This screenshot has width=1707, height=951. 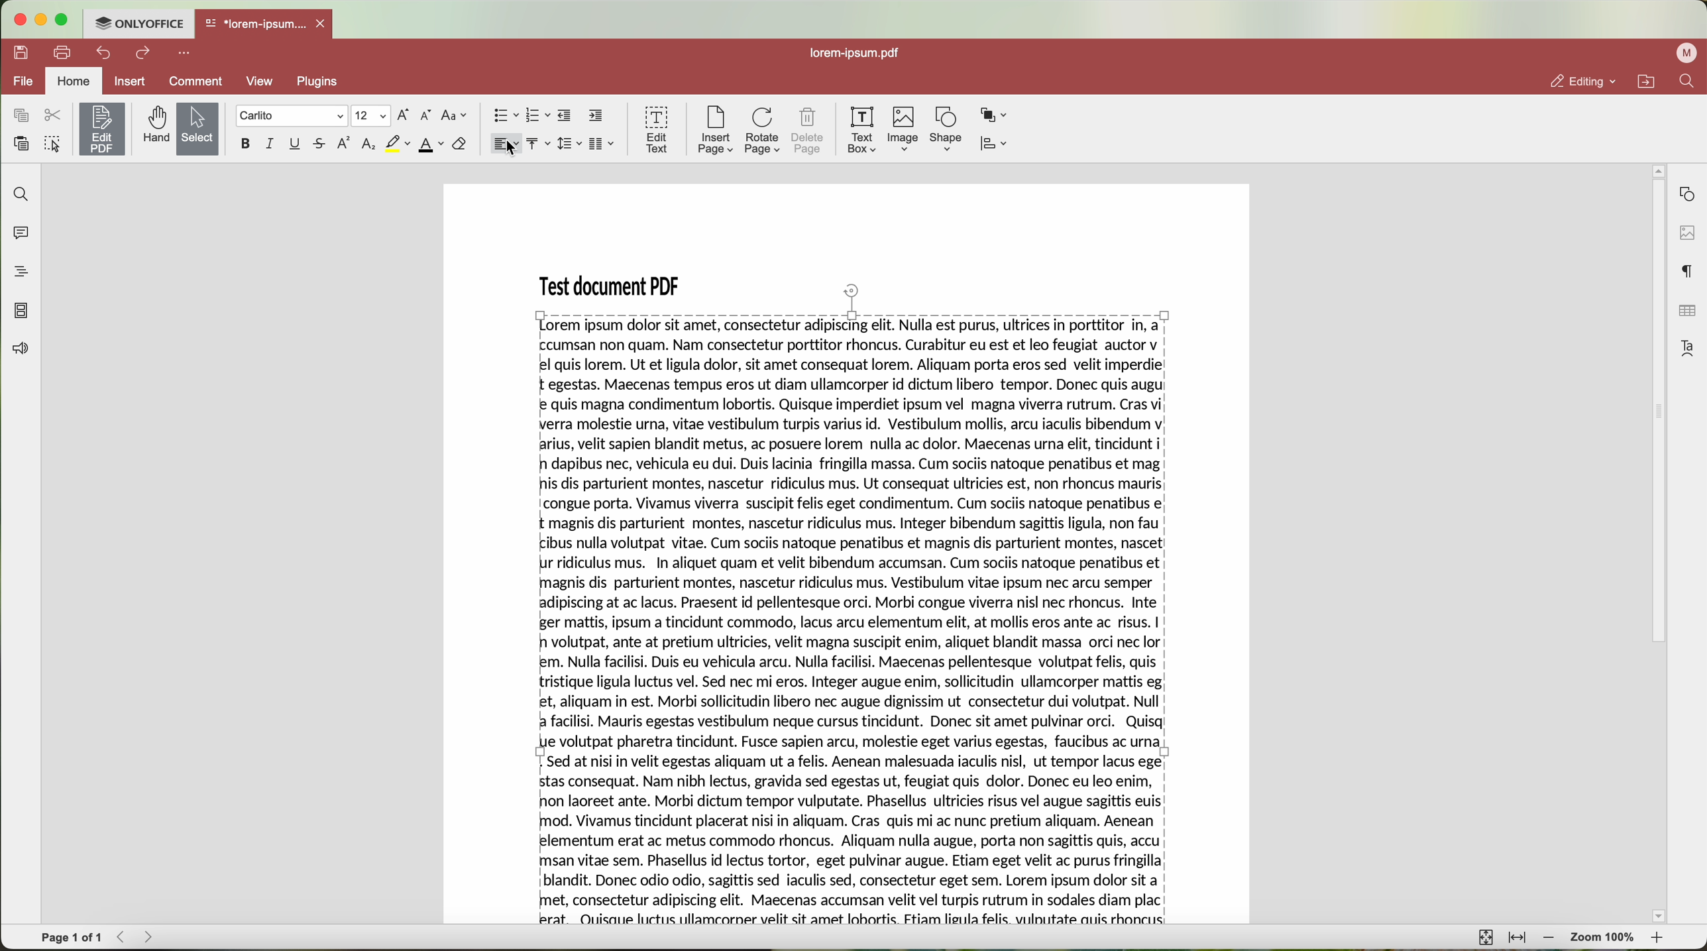 What do you see at coordinates (132, 938) in the screenshot?
I see `navigate arrows` at bounding box center [132, 938].